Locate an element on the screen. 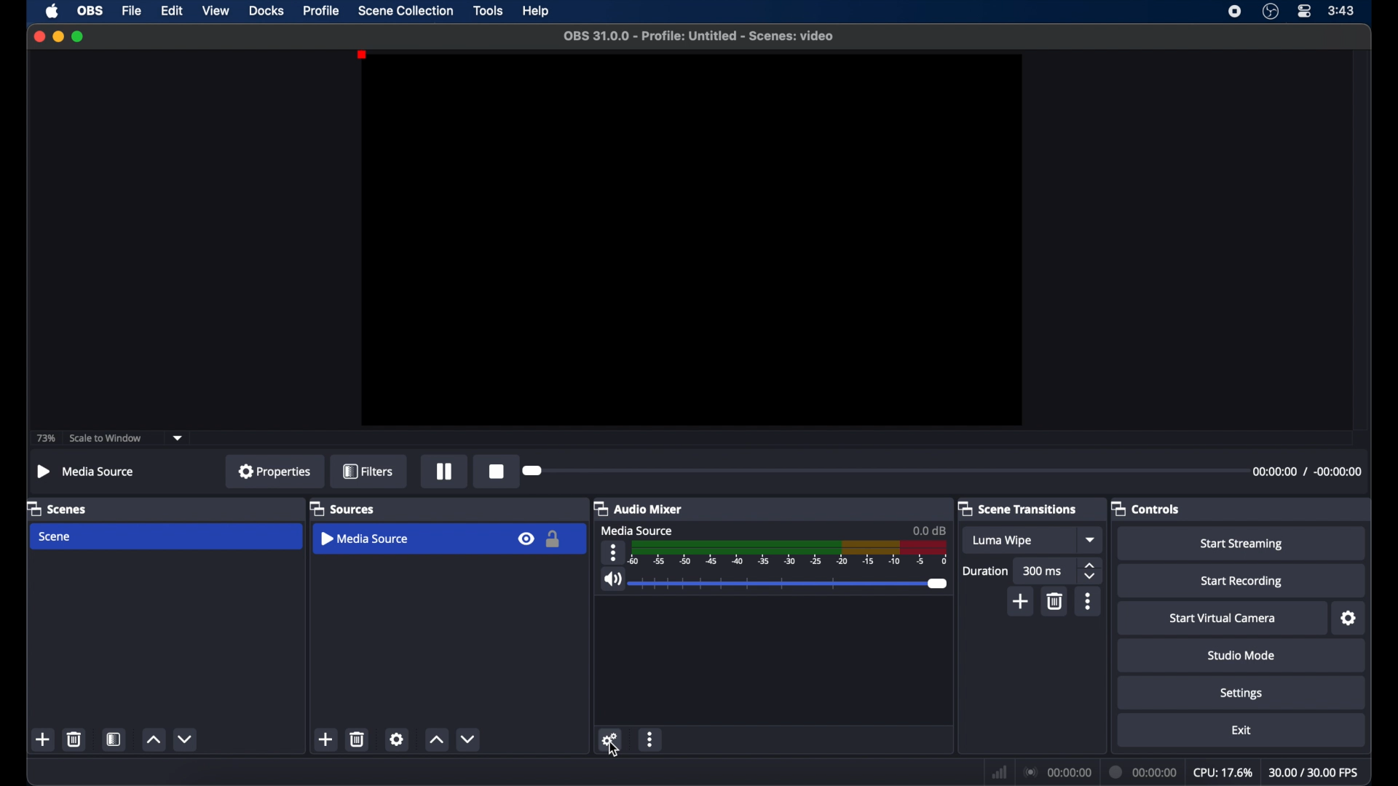 The image size is (1398, 786). network is located at coordinates (1000, 773).